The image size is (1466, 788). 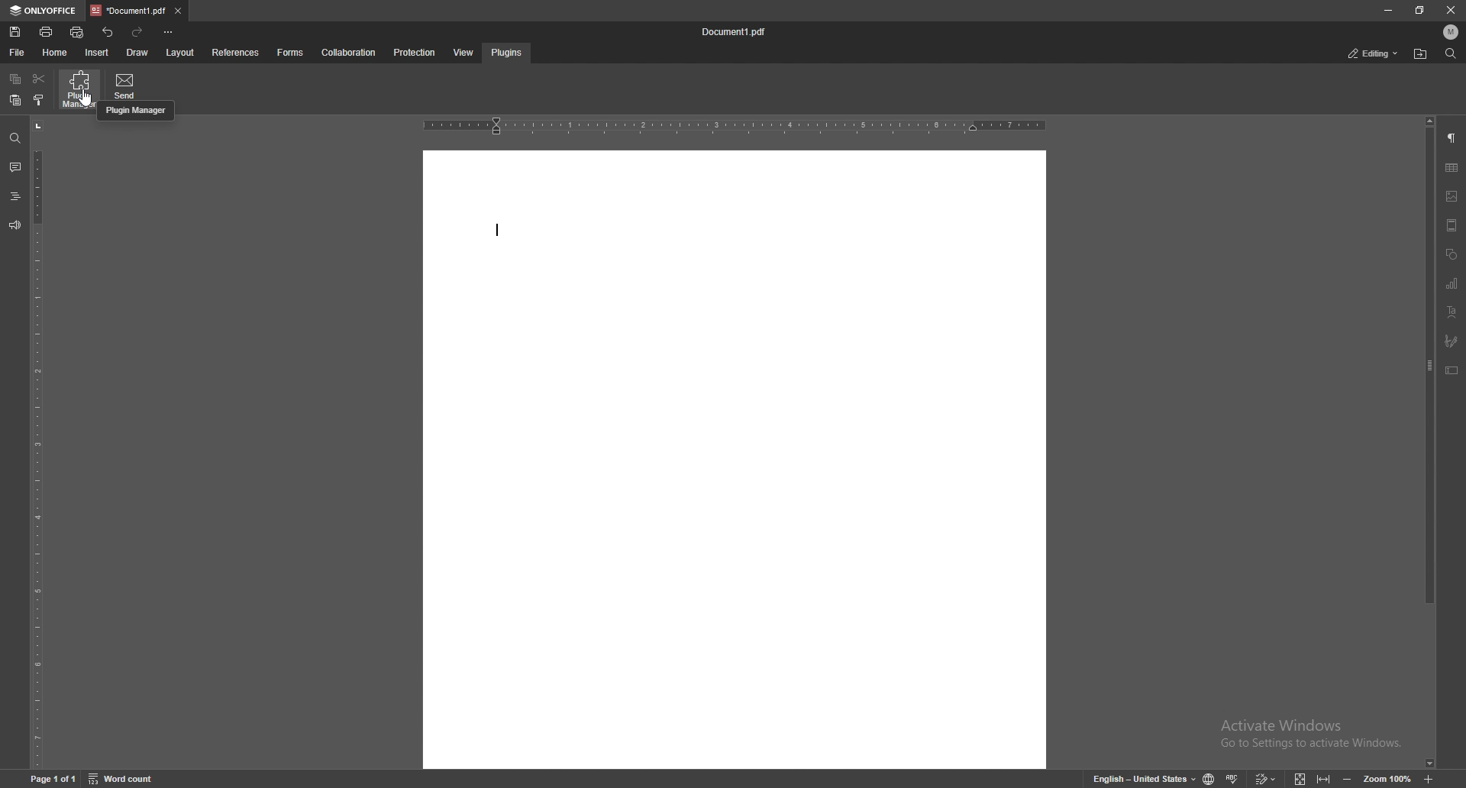 What do you see at coordinates (464, 53) in the screenshot?
I see `view` at bounding box center [464, 53].